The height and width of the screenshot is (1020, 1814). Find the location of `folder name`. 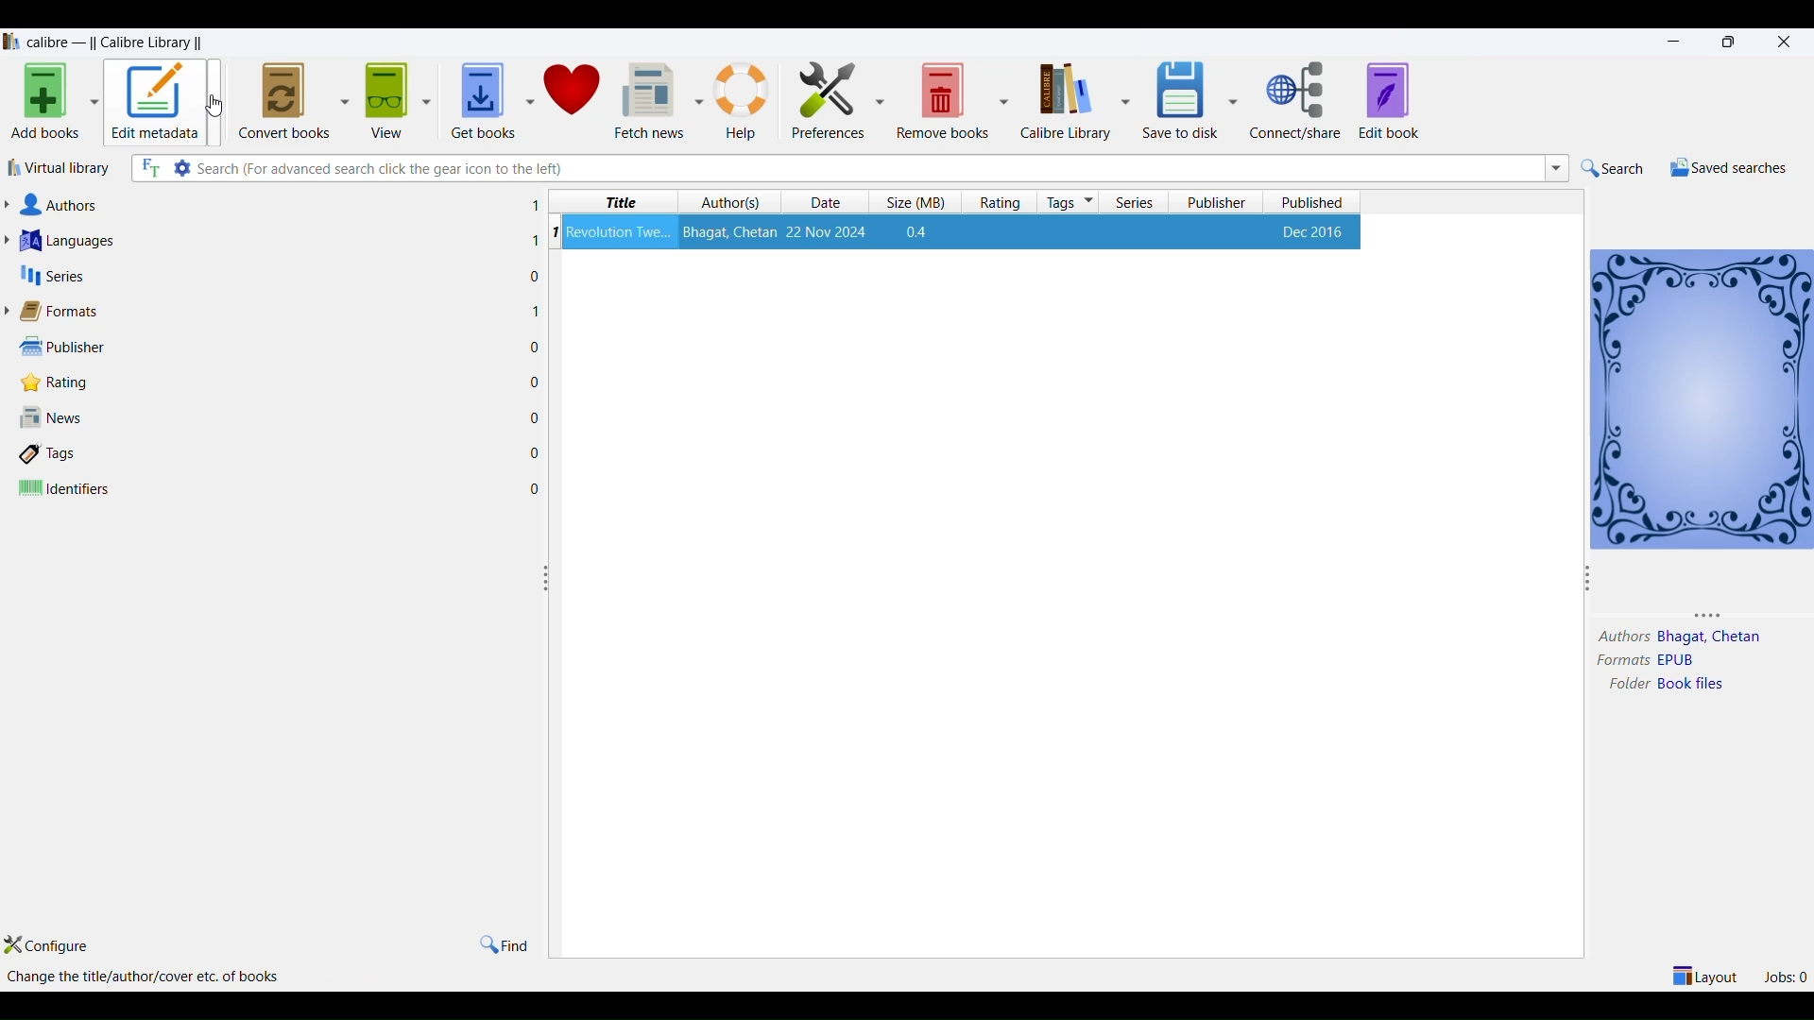

folder name is located at coordinates (1693, 688).